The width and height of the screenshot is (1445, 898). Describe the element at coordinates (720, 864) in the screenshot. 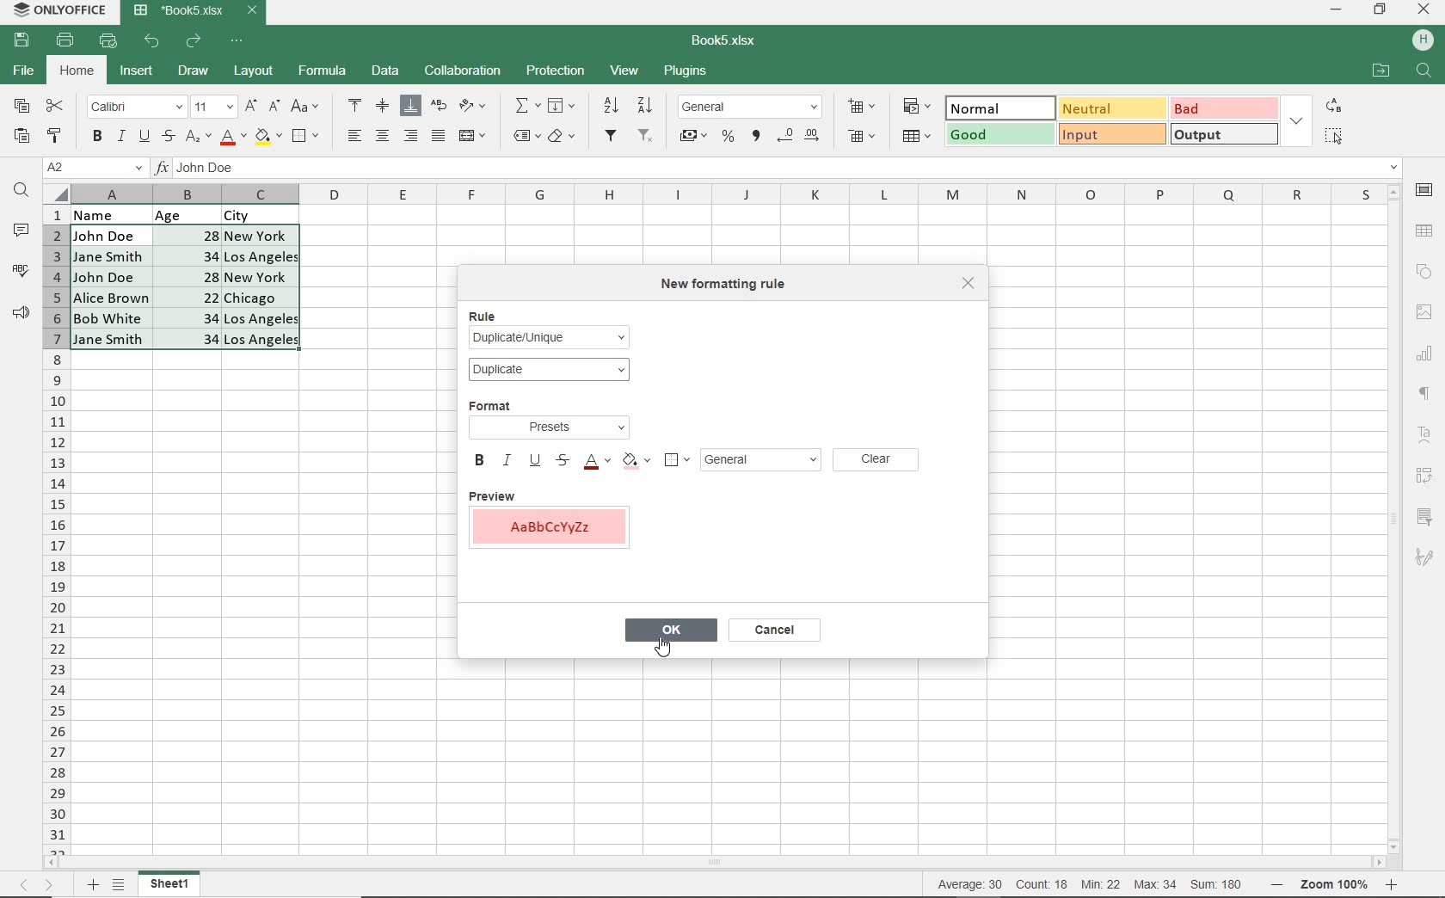

I see `SCROLLBAR` at that location.